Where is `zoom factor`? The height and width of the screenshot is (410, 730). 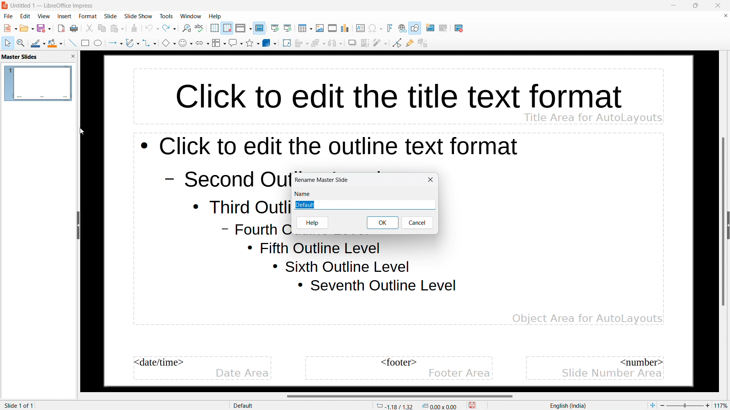
zoom factor is located at coordinates (722, 404).